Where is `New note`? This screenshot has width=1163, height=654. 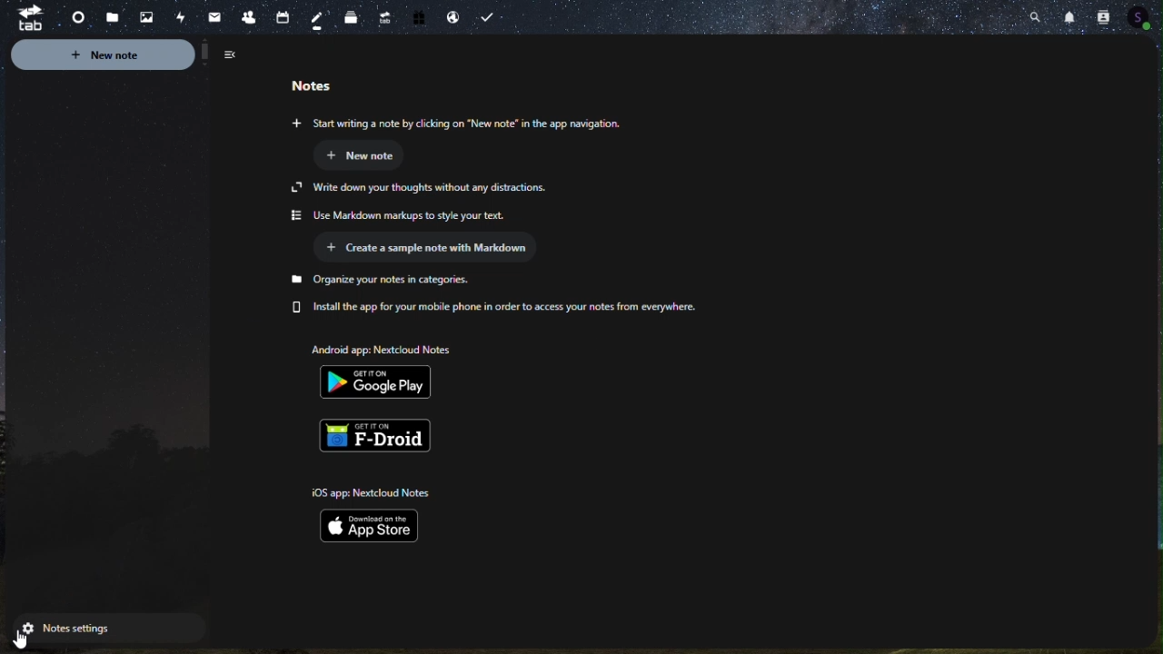
New note is located at coordinates (375, 155).